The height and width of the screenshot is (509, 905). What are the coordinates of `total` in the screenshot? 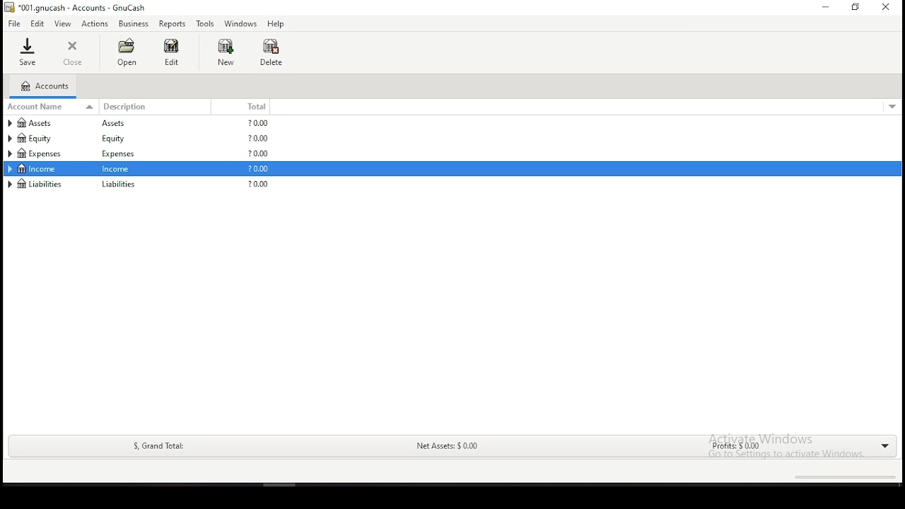 It's located at (250, 107).